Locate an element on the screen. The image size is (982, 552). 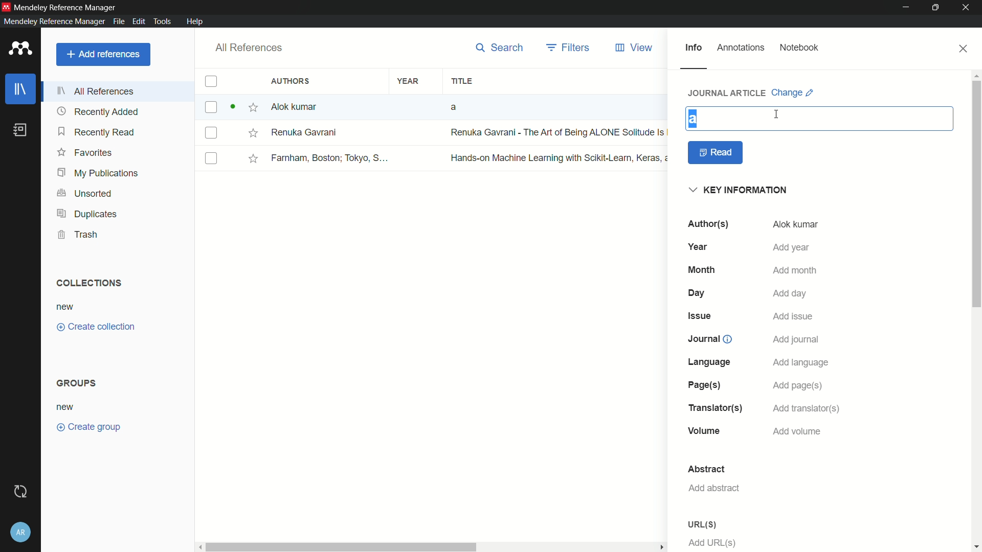
vertical scrollbar is located at coordinates (976, 310).